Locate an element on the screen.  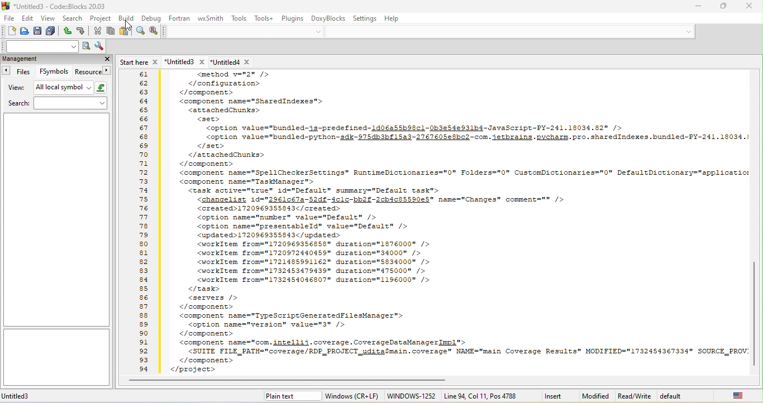
save everything is located at coordinates (53, 31).